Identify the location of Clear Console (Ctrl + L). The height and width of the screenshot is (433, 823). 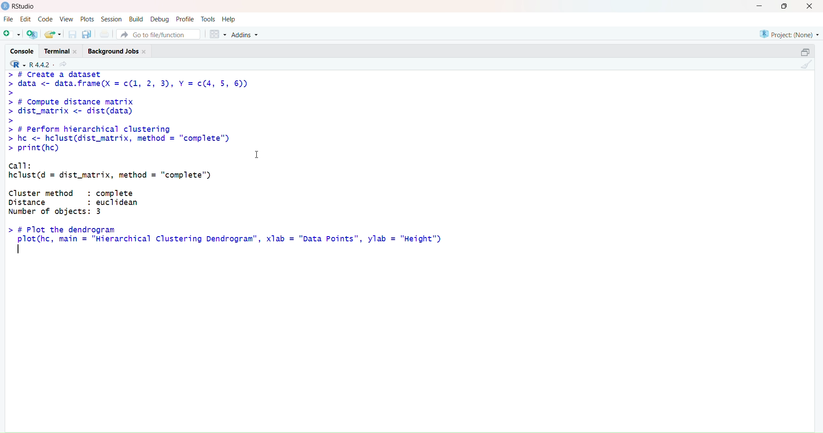
(806, 65).